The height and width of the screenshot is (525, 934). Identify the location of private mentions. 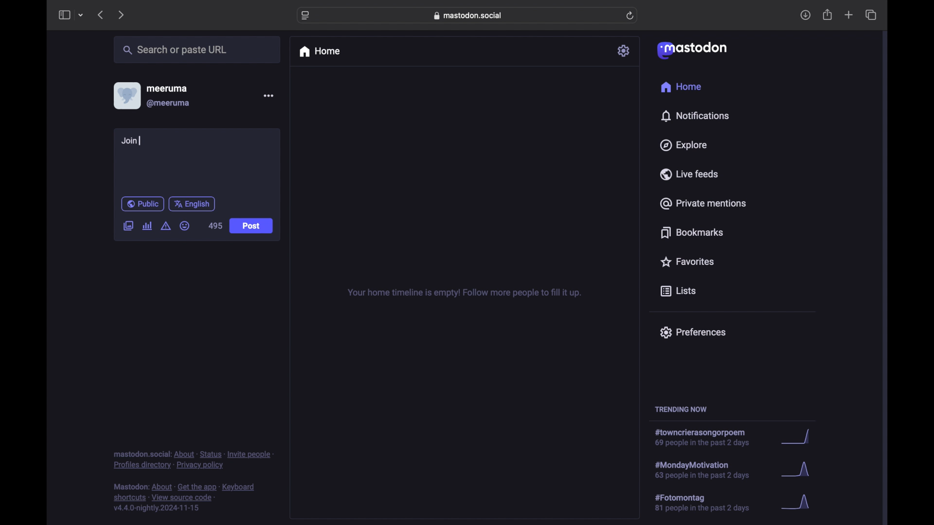
(703, 203).